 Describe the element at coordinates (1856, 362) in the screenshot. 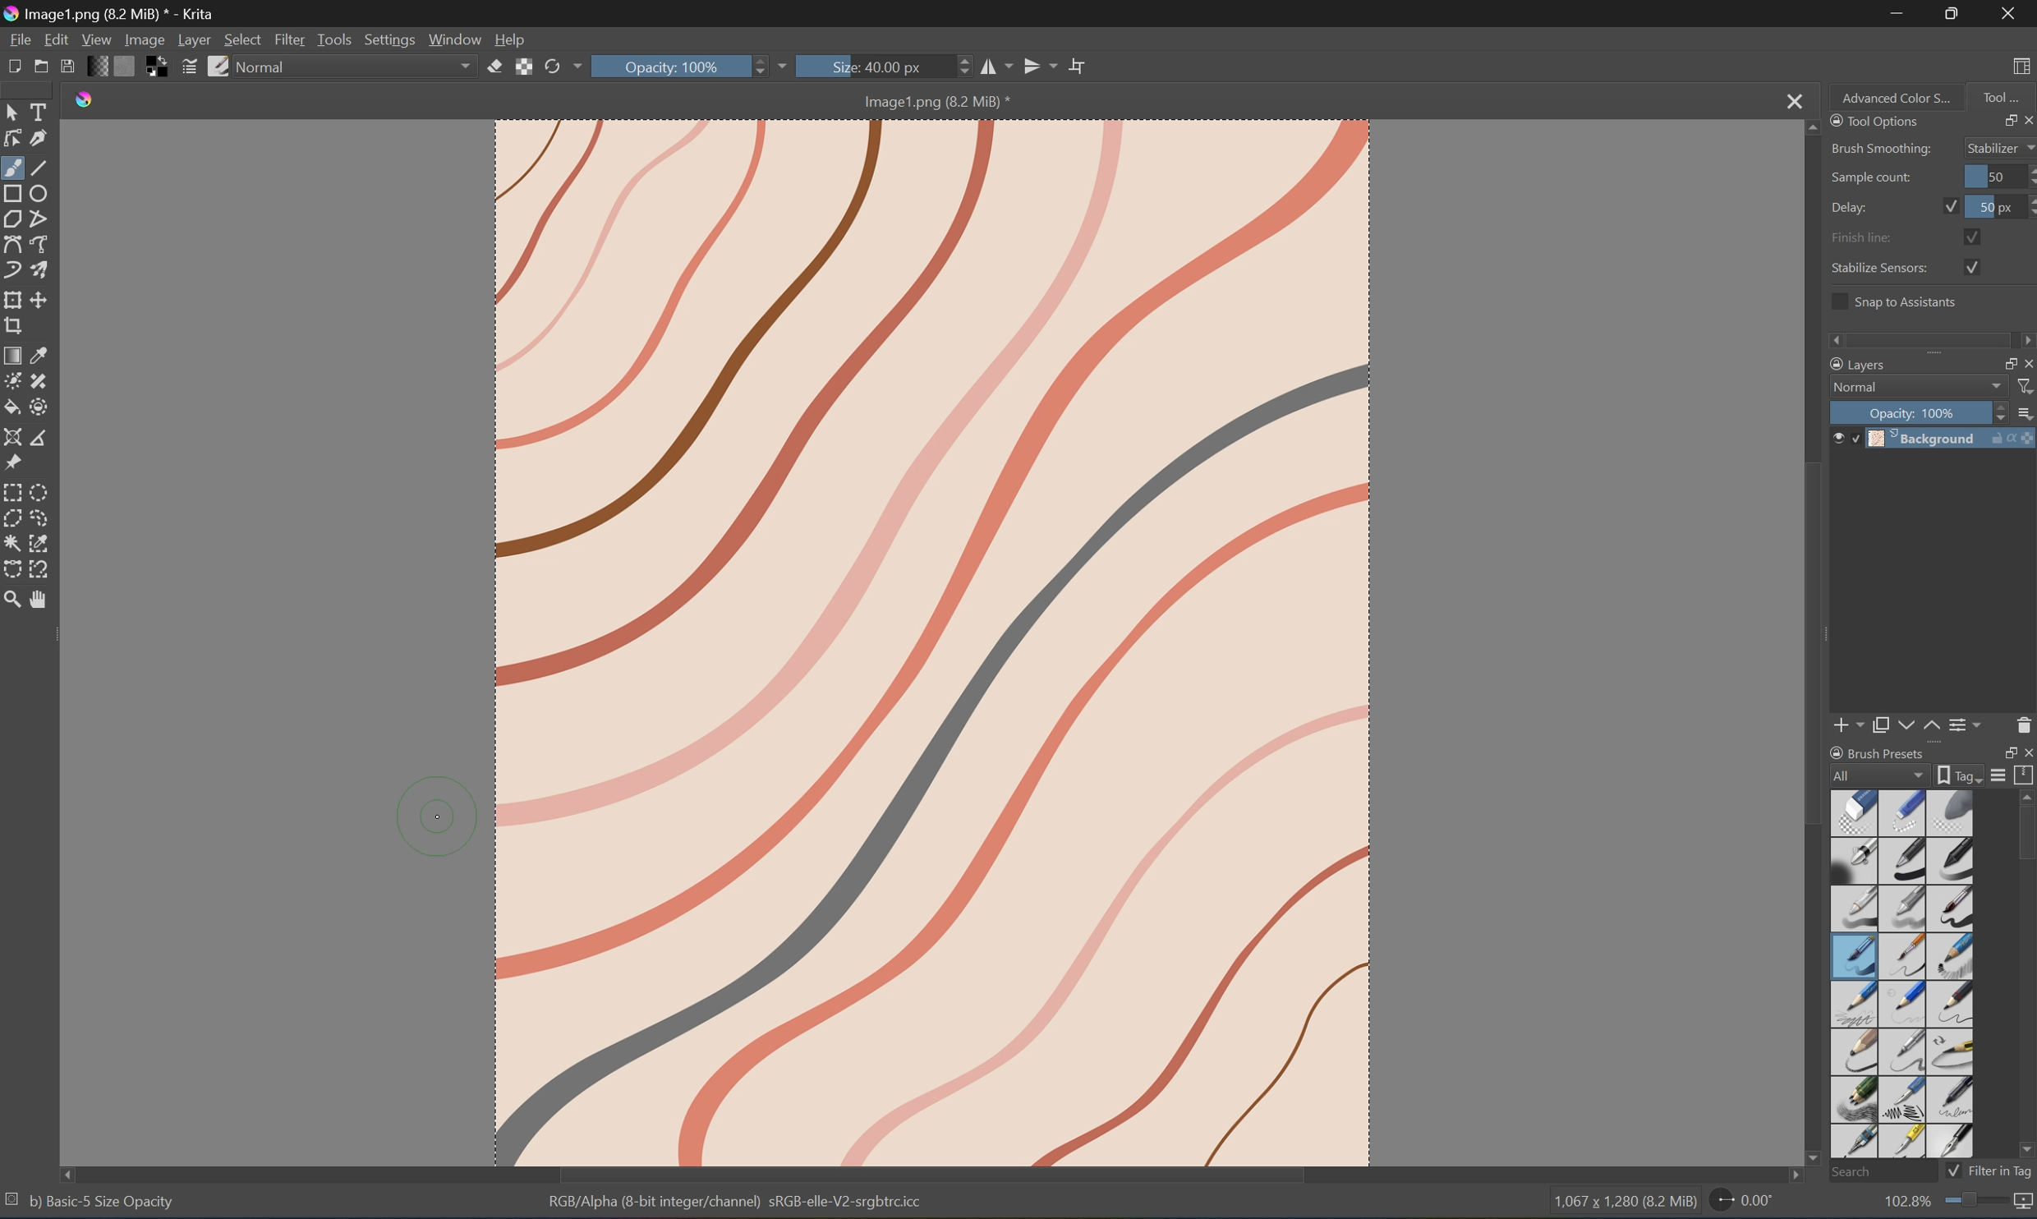

I see `Layers` at that location.